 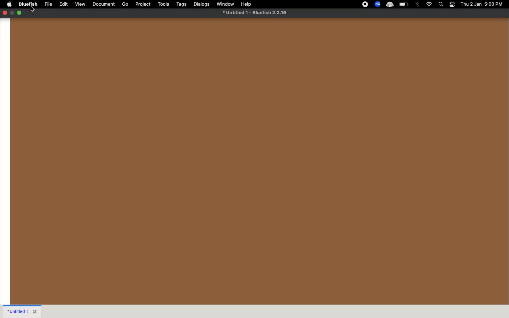 What do you see at coordinates (13, 13) in the screenshot?
I see `minimize` at bounding box center [13, 13].